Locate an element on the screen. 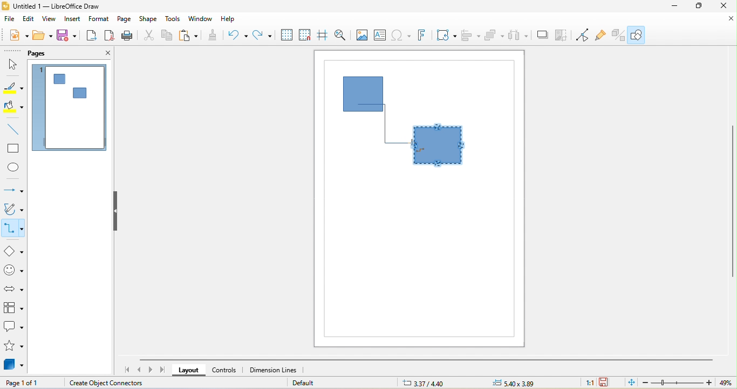 The image size is (737, 389). snap to grid is located at coordinates (308, 35).